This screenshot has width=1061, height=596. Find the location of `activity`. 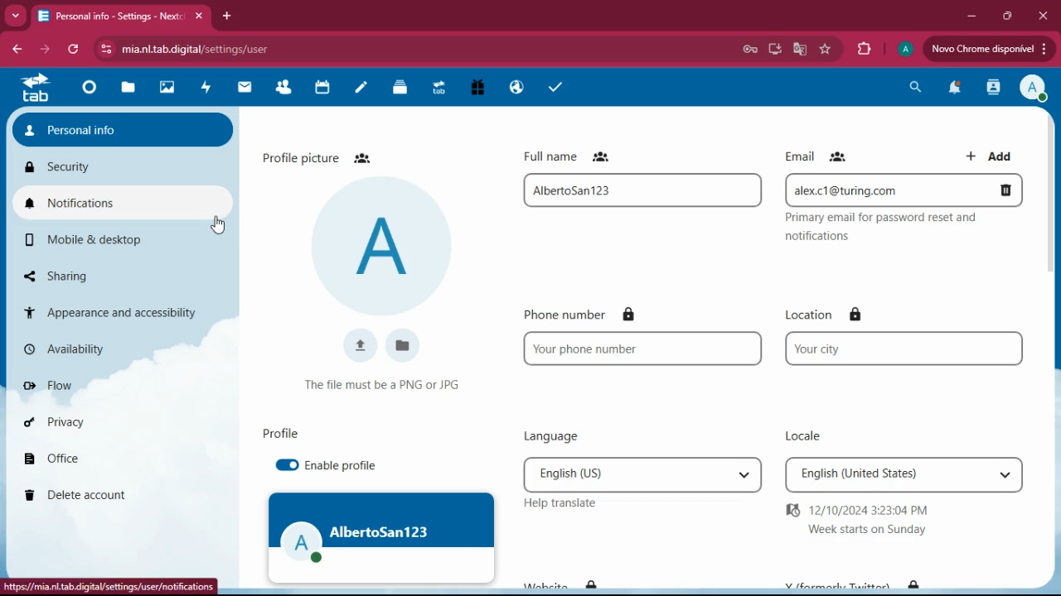

activity is located at coordinates (991, 88).